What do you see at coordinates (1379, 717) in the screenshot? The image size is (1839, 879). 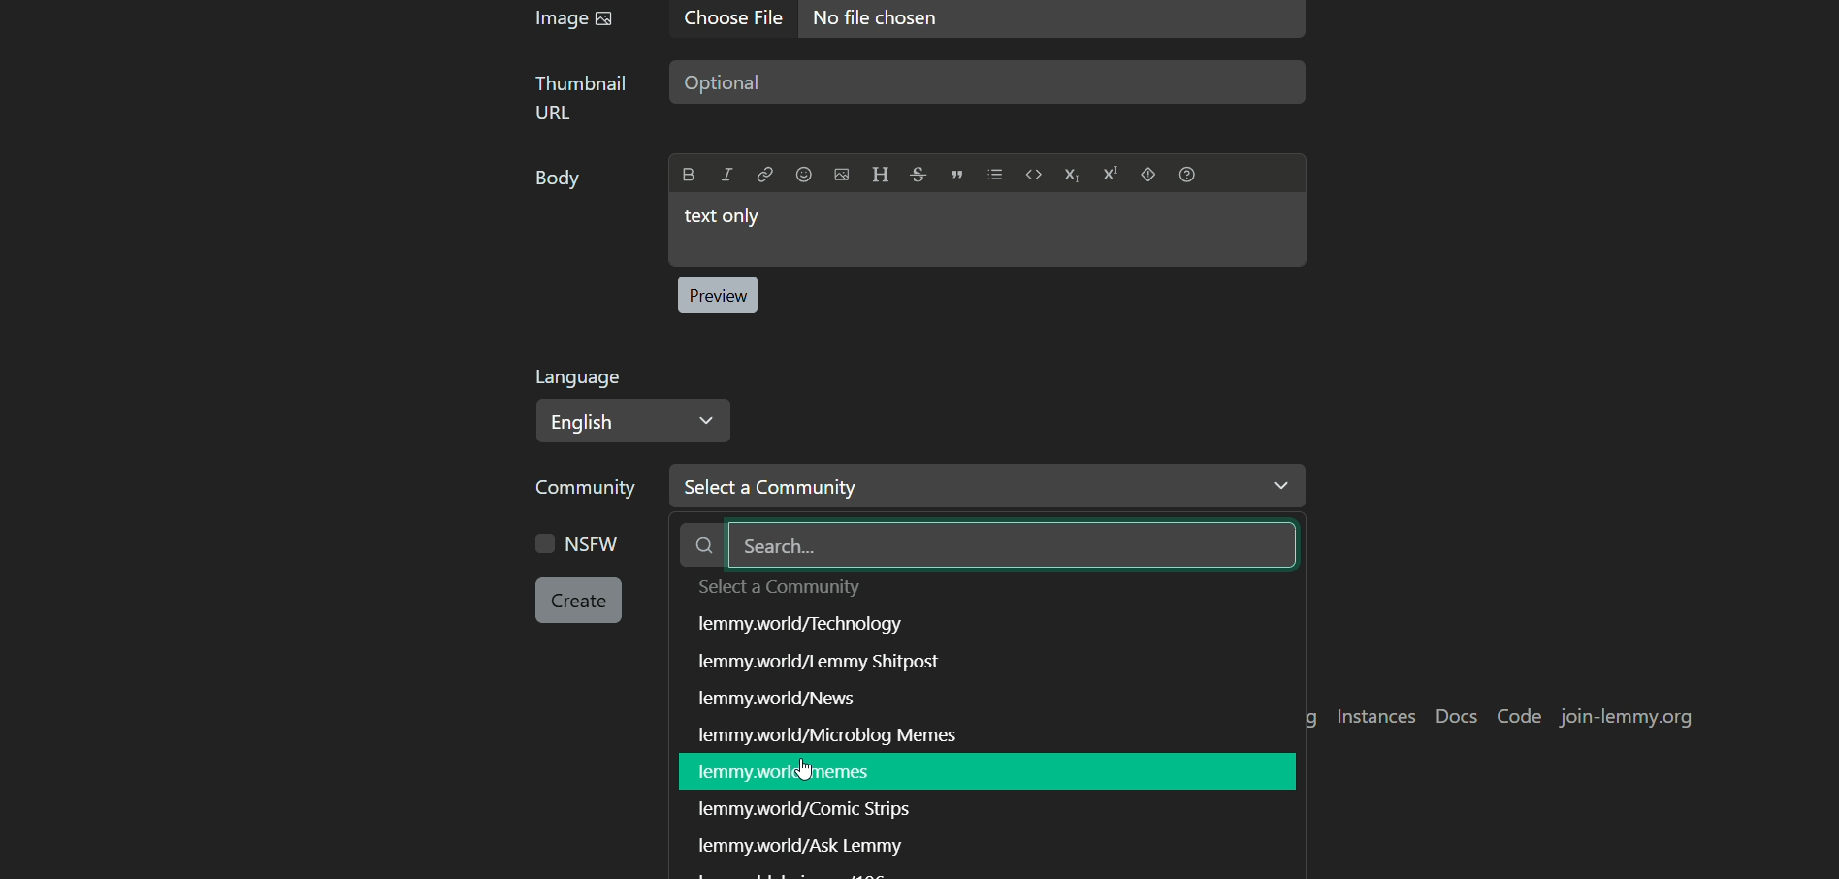 I see `instances` at bounding box center [1379, 717].